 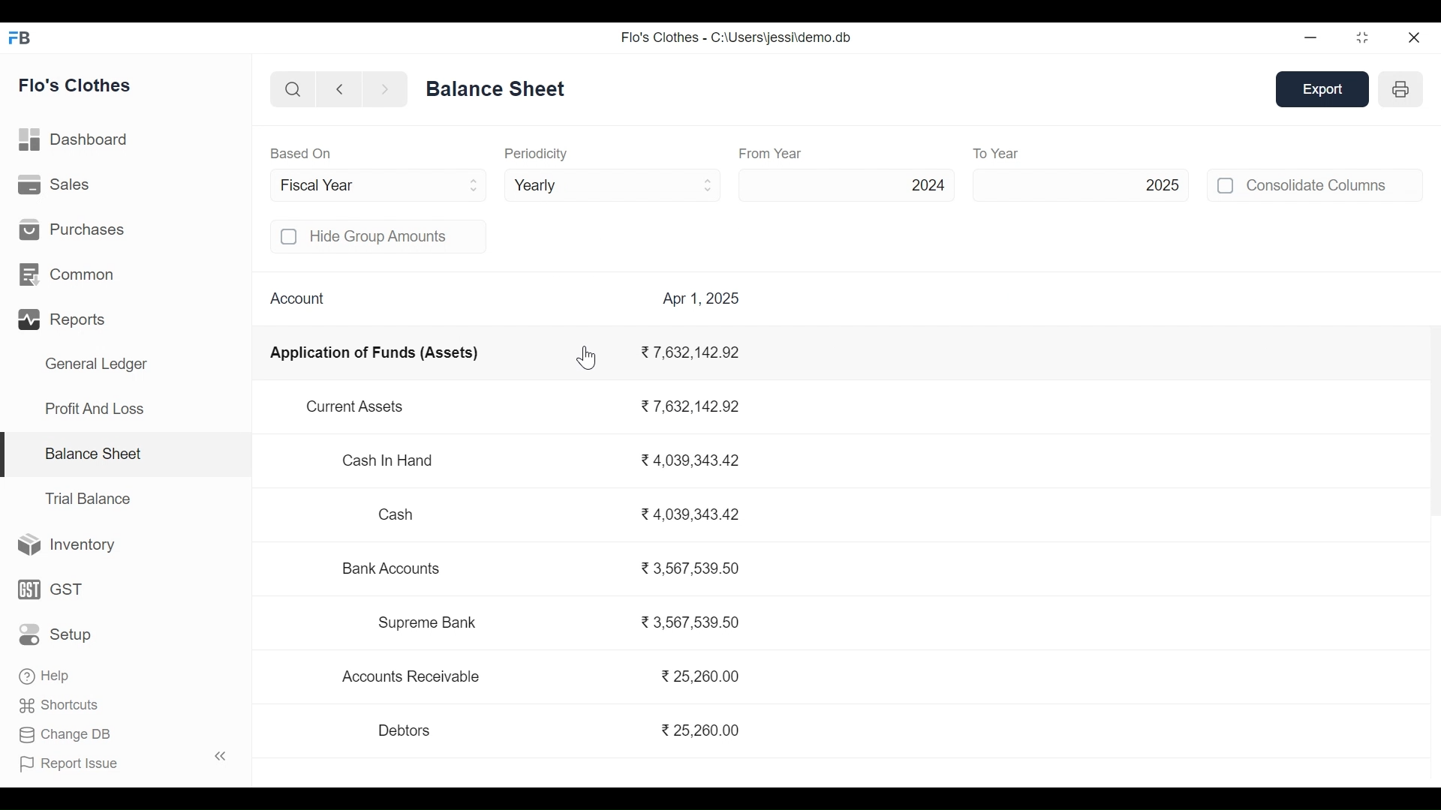 What do you see at coordinates (301, 153) in the screenshot?
I see `Based On` at bounding box center [301, 153].